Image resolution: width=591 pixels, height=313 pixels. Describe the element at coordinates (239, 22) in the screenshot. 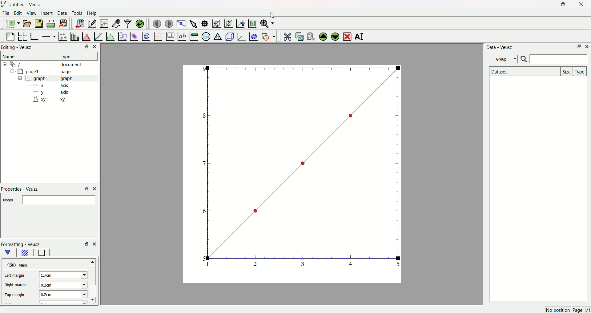

I see `recenter the graph axes` at that location.